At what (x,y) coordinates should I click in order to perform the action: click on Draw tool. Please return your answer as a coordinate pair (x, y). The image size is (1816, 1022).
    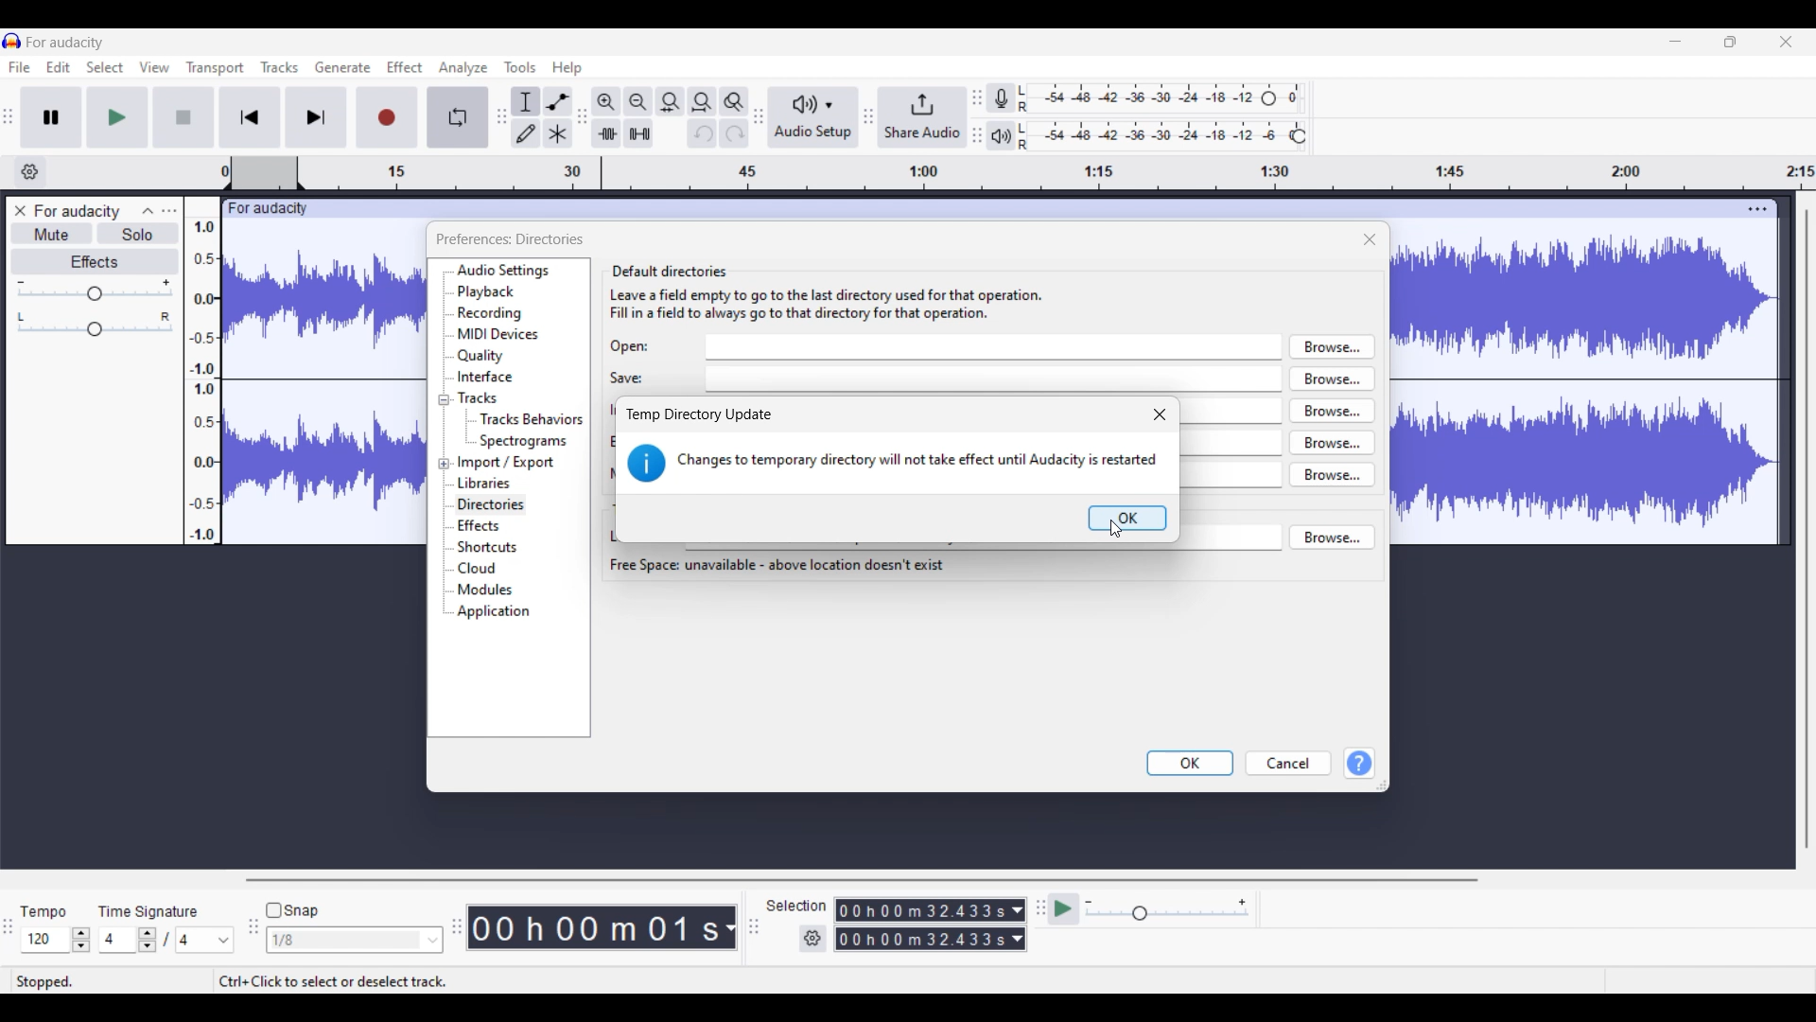
    Looking at the image, I should click on (526, 132).